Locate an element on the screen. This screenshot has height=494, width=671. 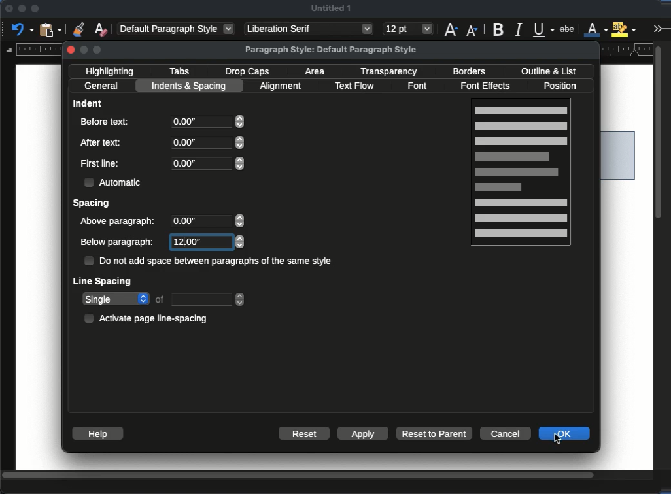
paragraph style: default paragraph style is located at coordinates (332, 50).